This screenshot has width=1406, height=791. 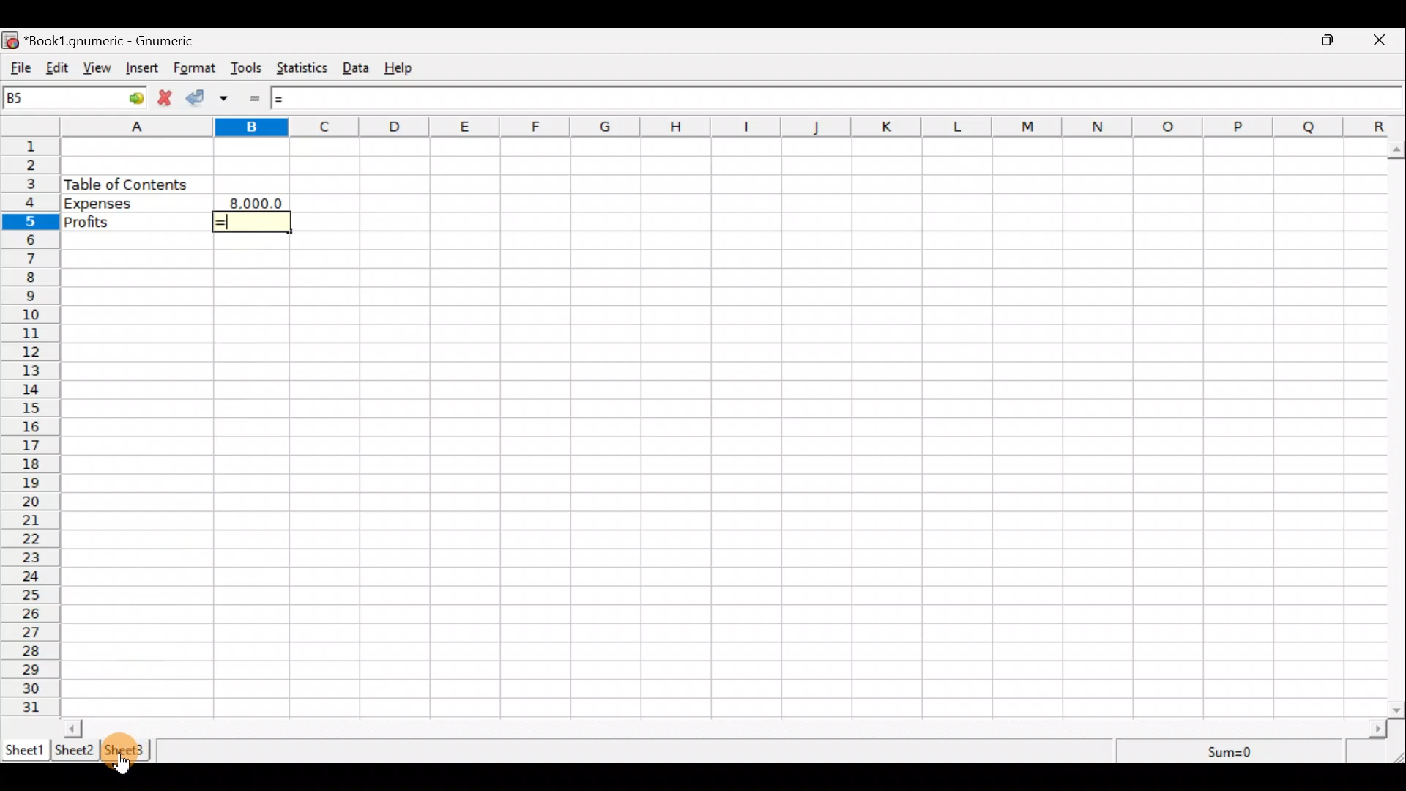 What do you see at coordinates (18, 68) in the screenshot?
I see `File` at bounding box center [18, 68].